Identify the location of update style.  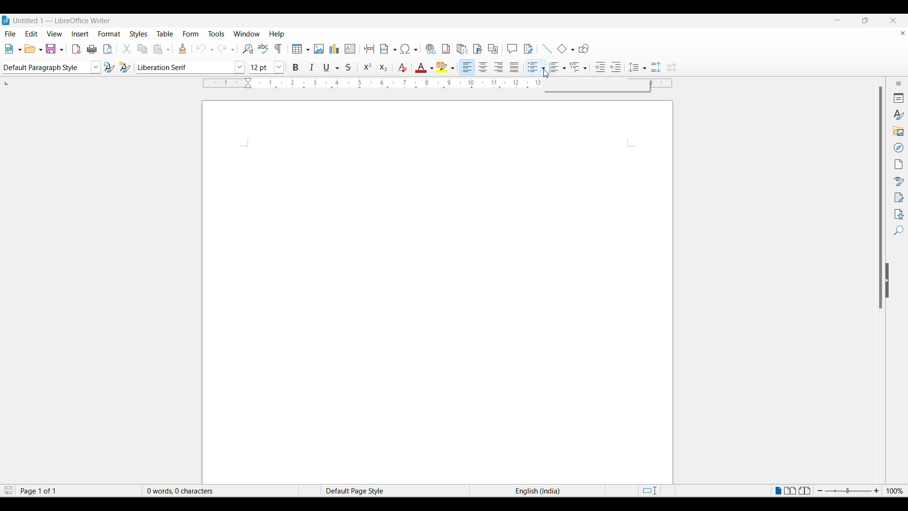
(108, 68).